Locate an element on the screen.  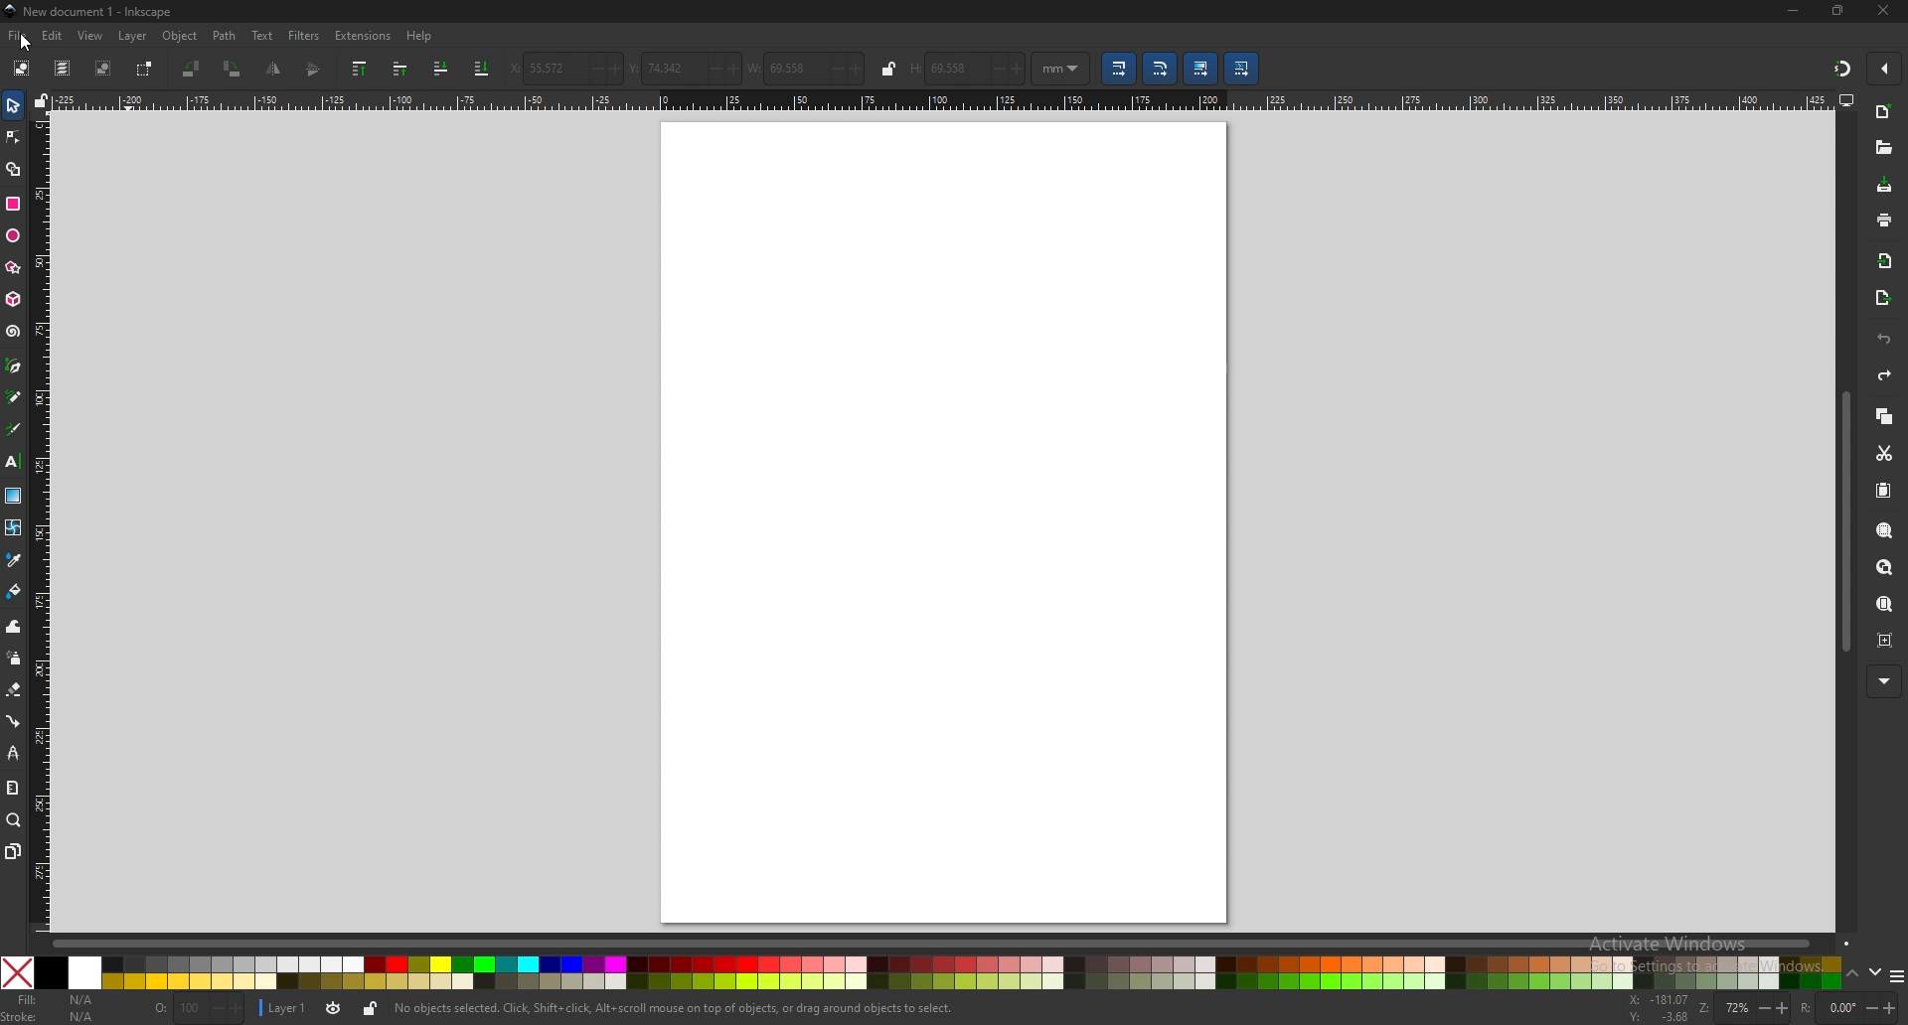
flip vertical is located at coordinates (312, 71).